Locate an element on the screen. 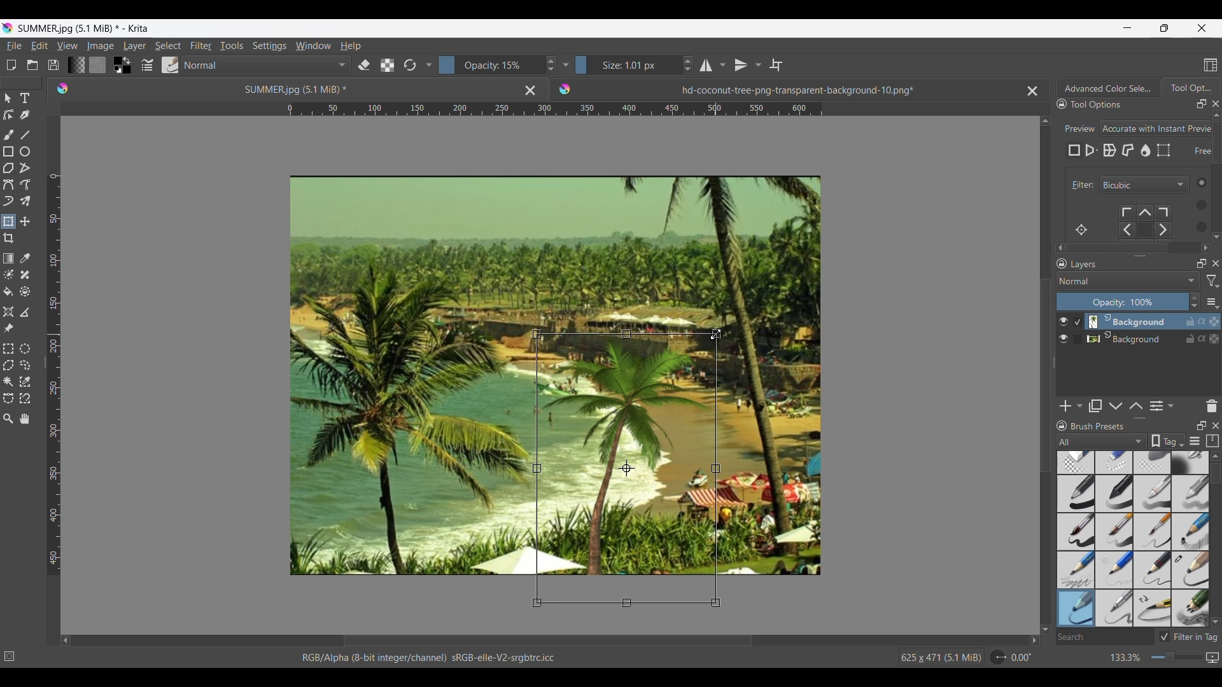 The width and height of the screenshot is (1222, 687). Selected layer is located at coordinates (1126, 321).